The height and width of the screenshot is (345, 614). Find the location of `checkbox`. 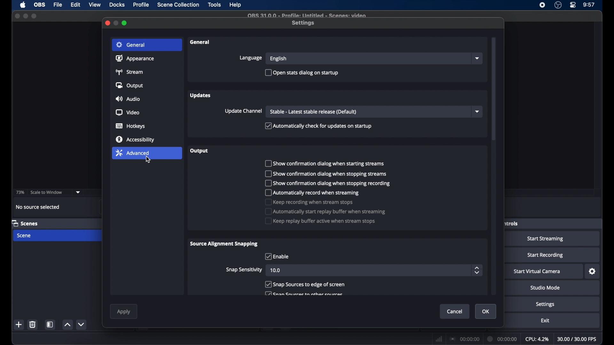

checkbox is located at coordinates (320, 221).